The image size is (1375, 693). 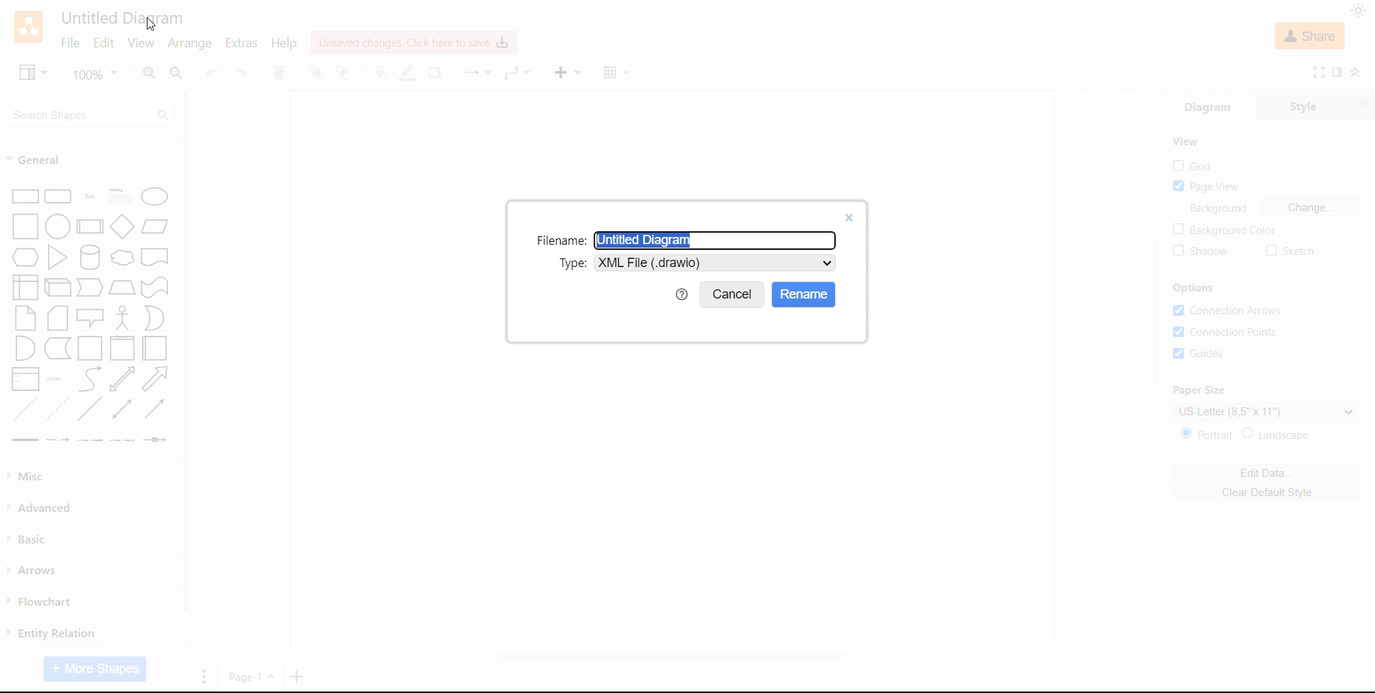 I want to click on Clear default style , so click(x=1266, y=492).